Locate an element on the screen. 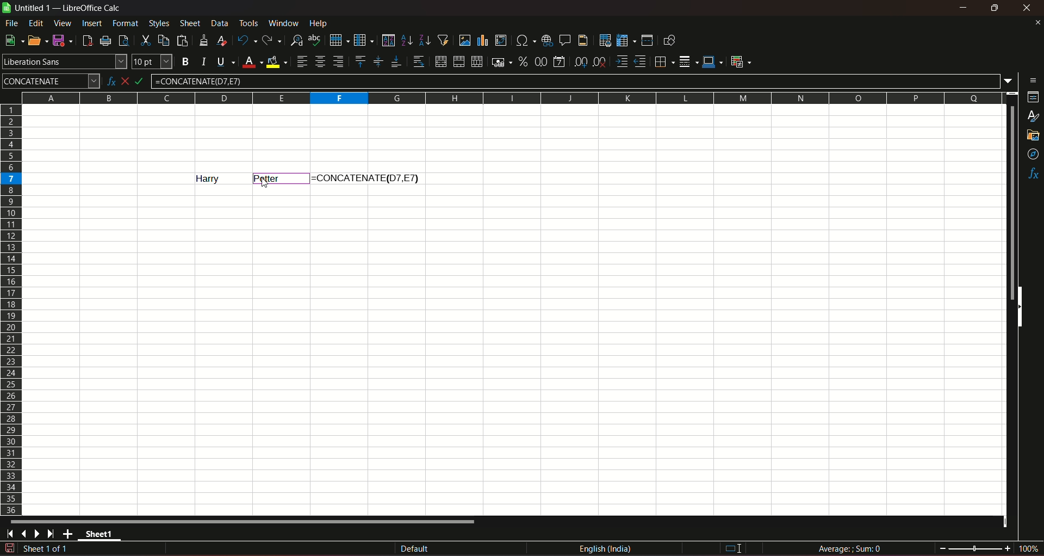 The height and width of the screenshot is (556, 1044). window is located at coordinates (285, 23).